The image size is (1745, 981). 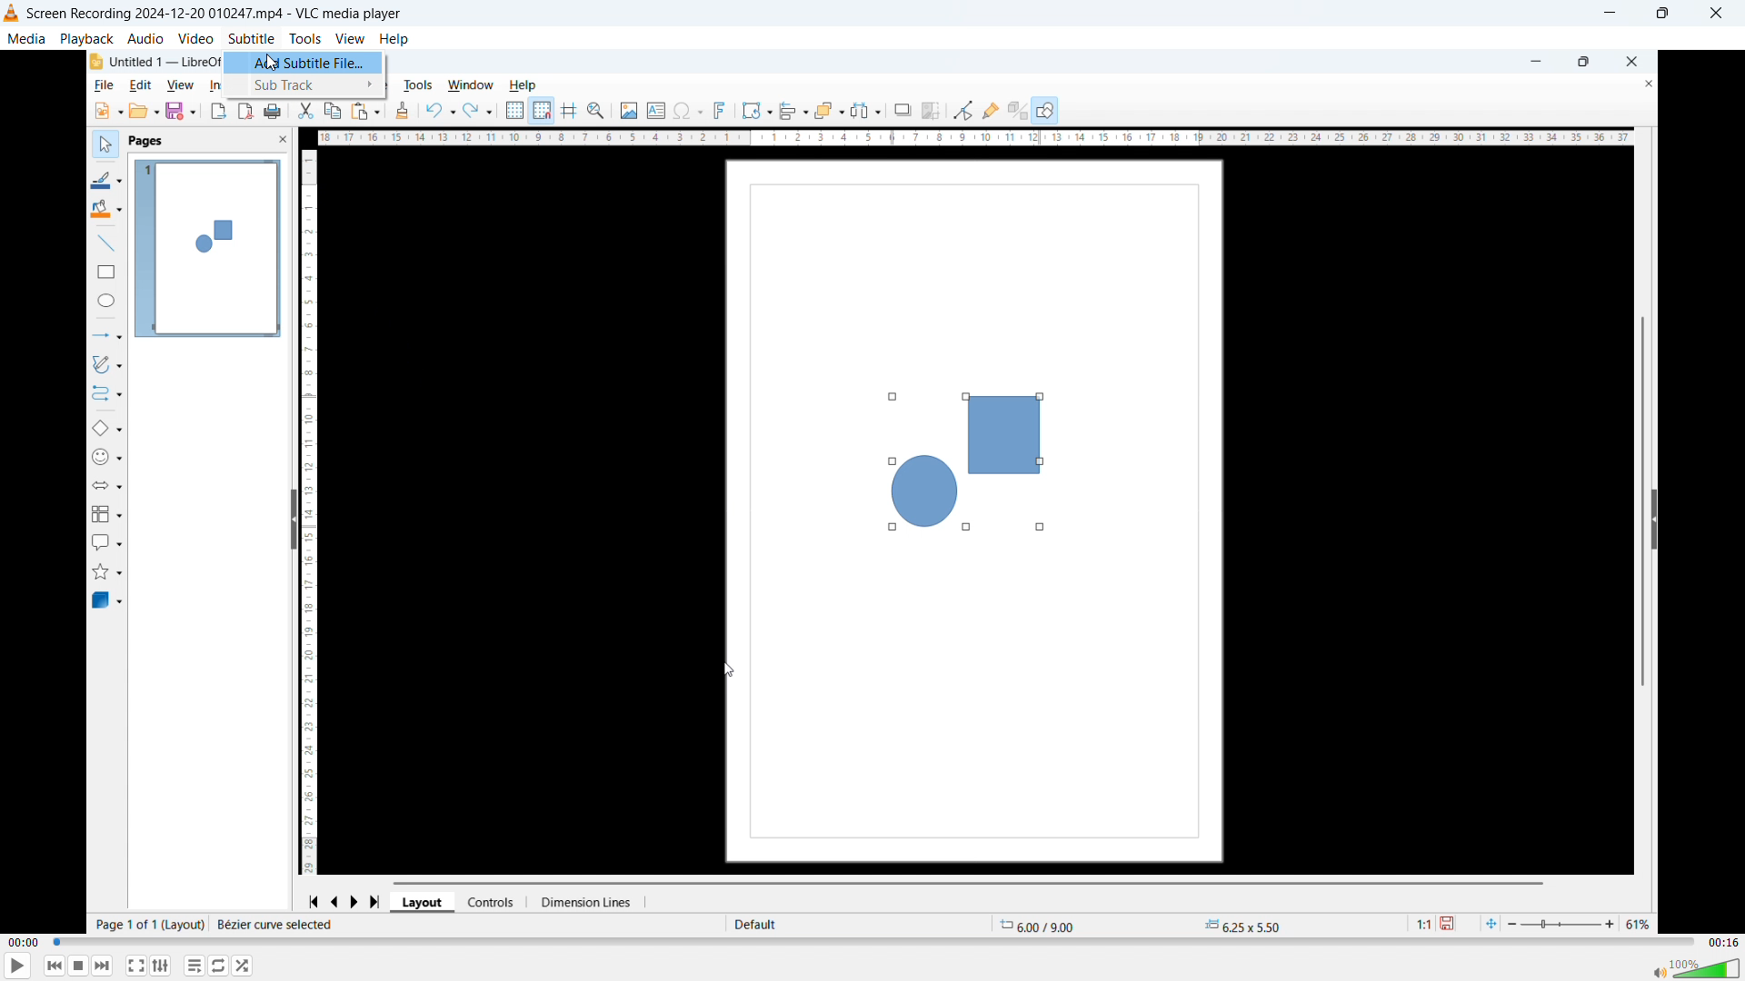 I want to click on close, so click(x=271, y=142).